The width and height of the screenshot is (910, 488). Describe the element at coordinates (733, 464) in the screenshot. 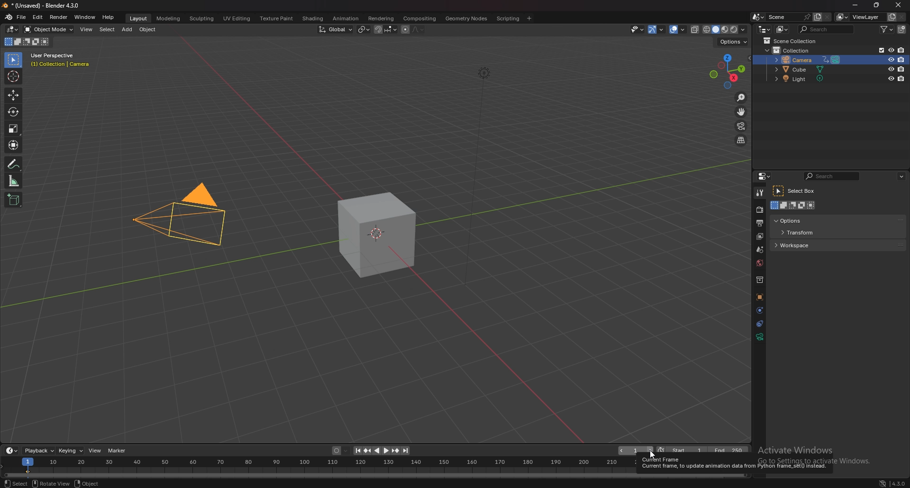

I see `tooltip` at that location.